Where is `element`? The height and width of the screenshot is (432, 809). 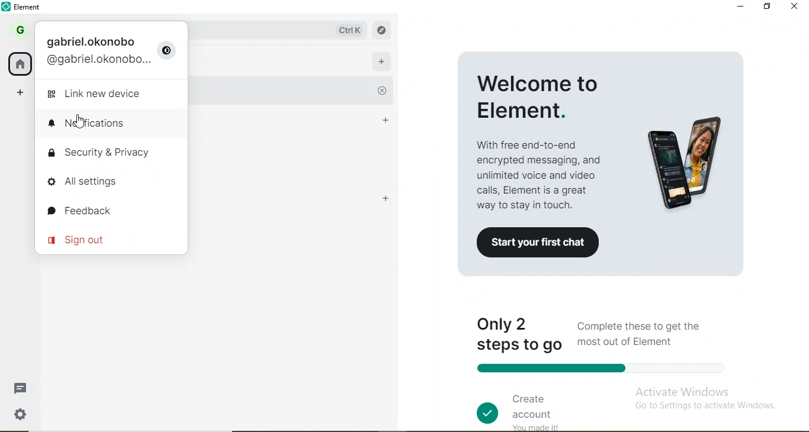
element is located at coordinates (31, 7).